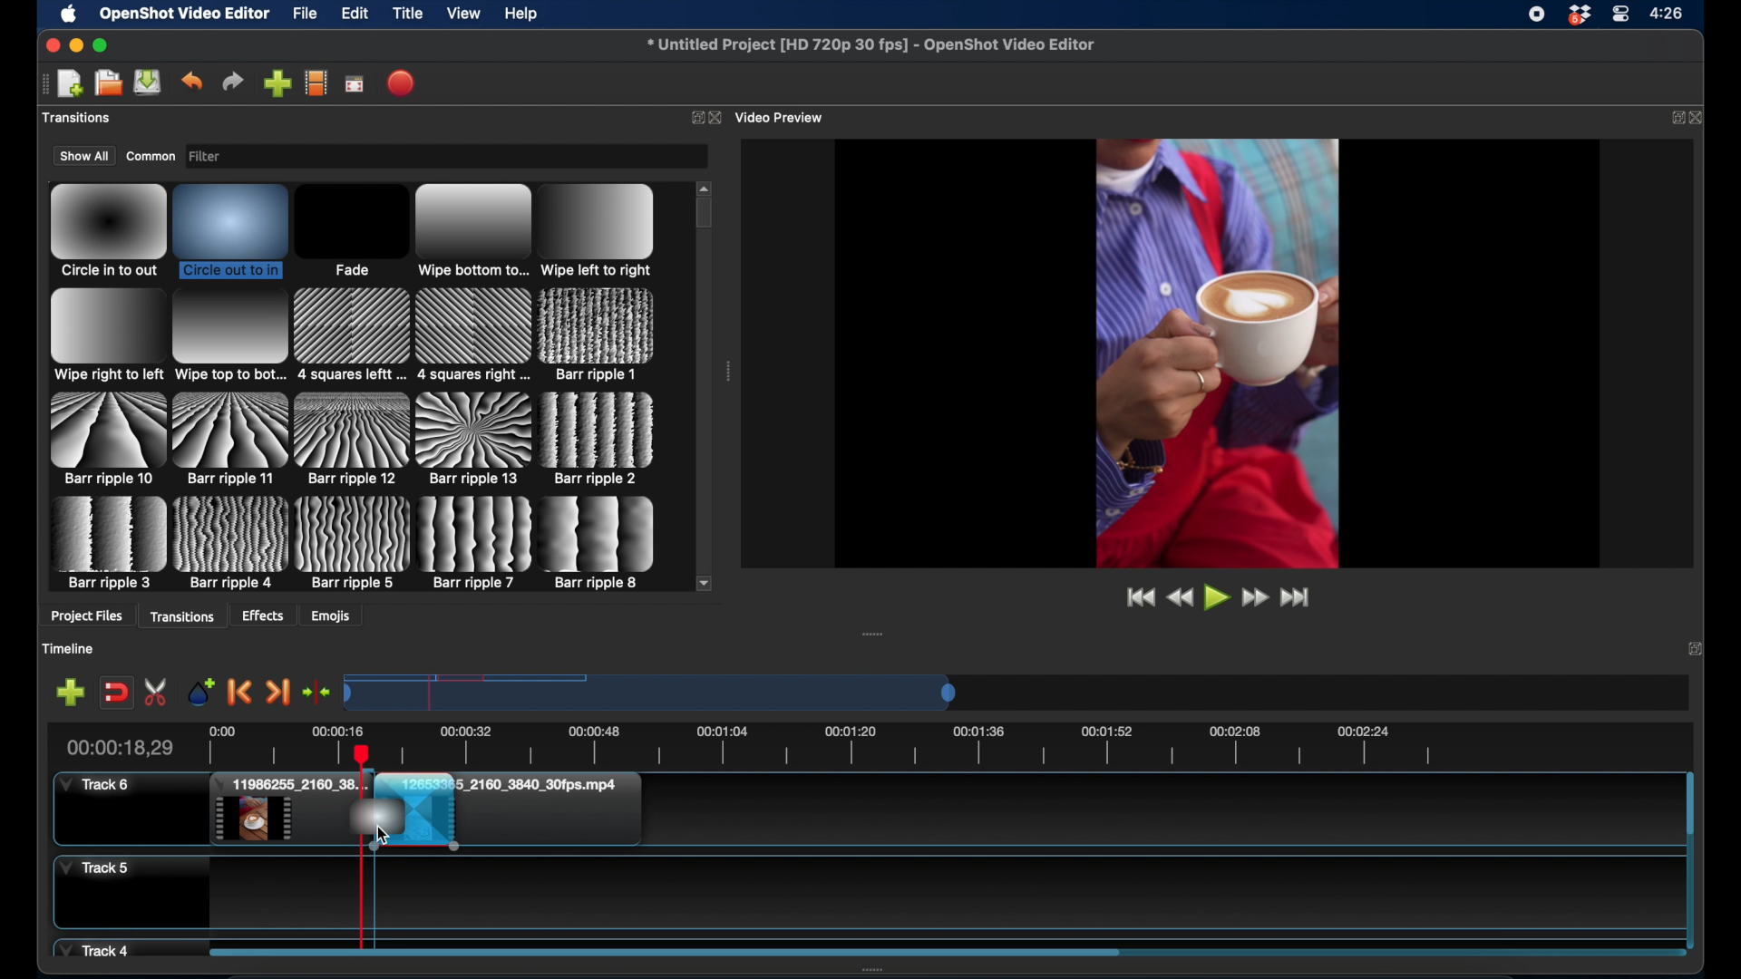  What do you see at coordinates (108, 543) in the screenshot?
I see `transition` at bounding box center [108, 543].